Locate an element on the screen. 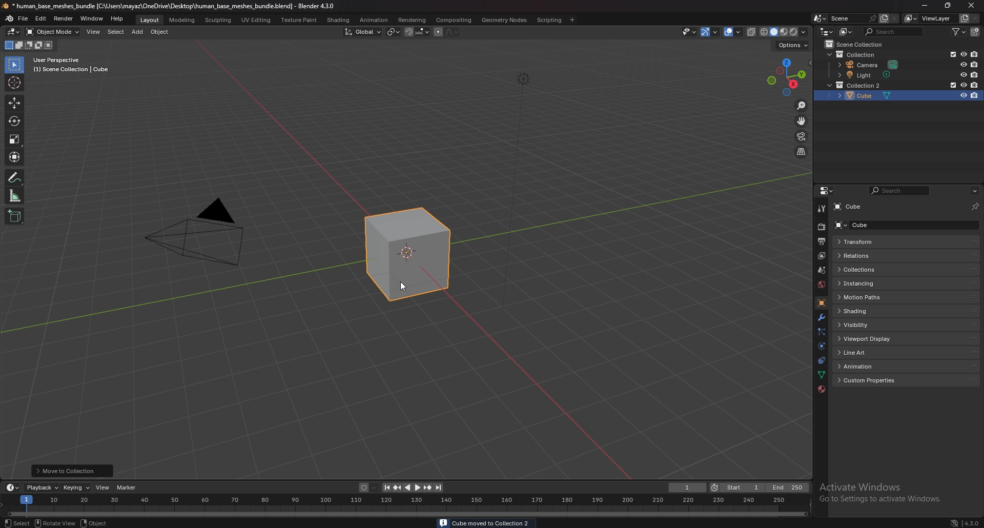 Image resolution: width=984 pixels, height=528 pixels. disable in renders is located at coordinates (975, 95).